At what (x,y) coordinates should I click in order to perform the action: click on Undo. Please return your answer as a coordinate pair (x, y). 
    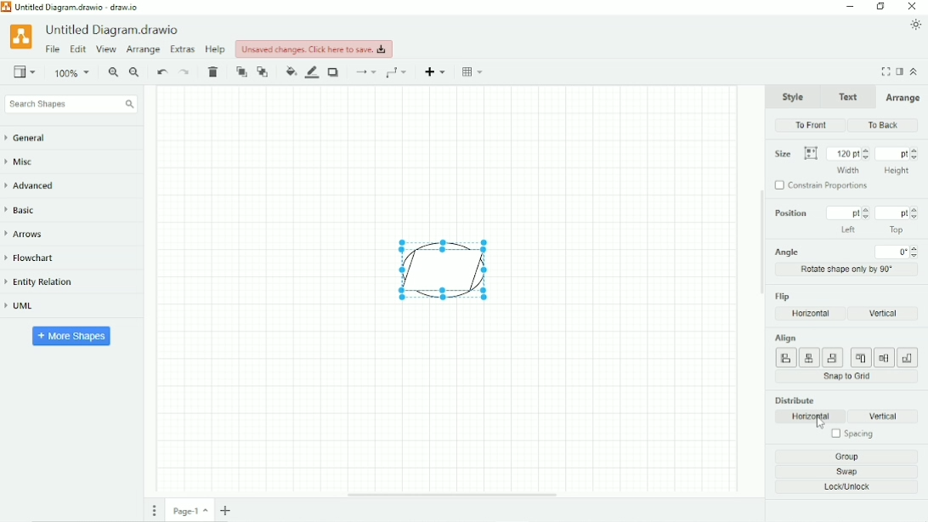
    Looking at the image, I should click on (161, 73).